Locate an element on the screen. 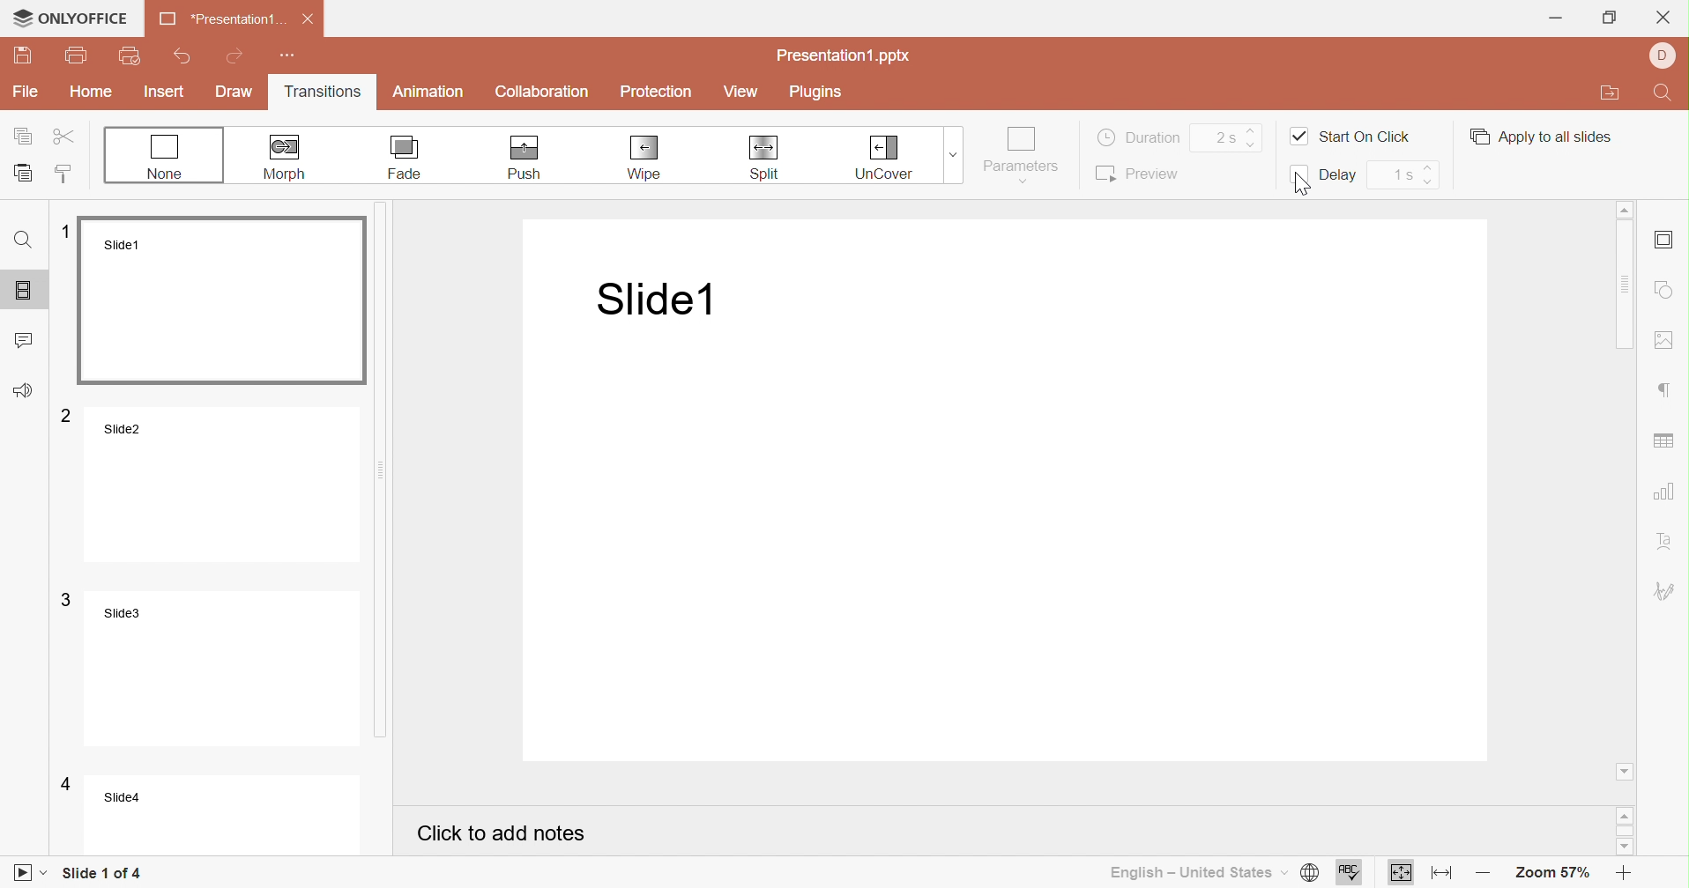 The width and height of the screenshot is (1689, 888). Duration is located at coordinates (1138, 136).